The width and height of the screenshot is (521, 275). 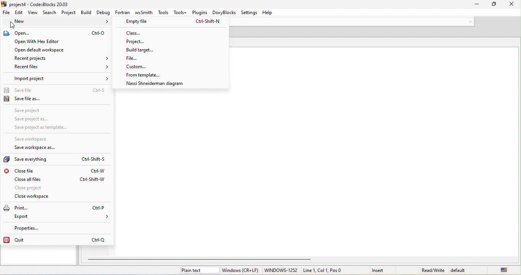 What do you see at coordinates (241, 270) in the screenshot?
I see `window` at bounding box center [241, 270].